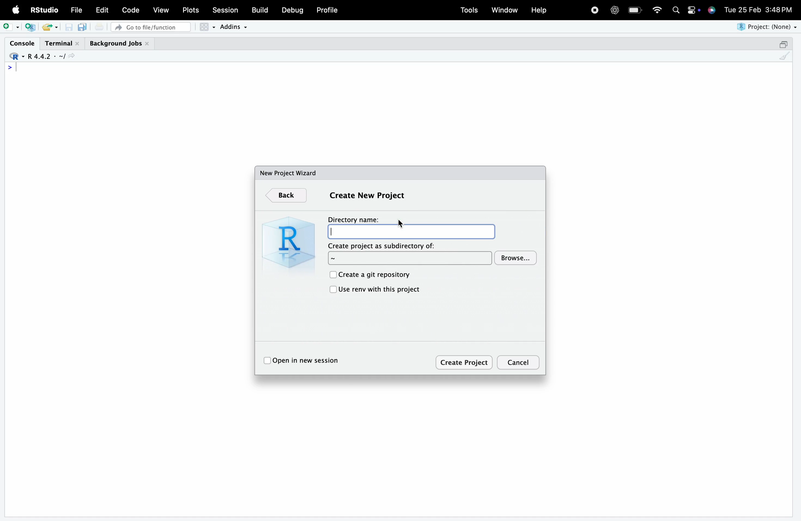 The image size is (801, 521). What do you see at coordinates (99, 27) in the screenshot?
I see `print the current file` at bounding box center [99, 27].